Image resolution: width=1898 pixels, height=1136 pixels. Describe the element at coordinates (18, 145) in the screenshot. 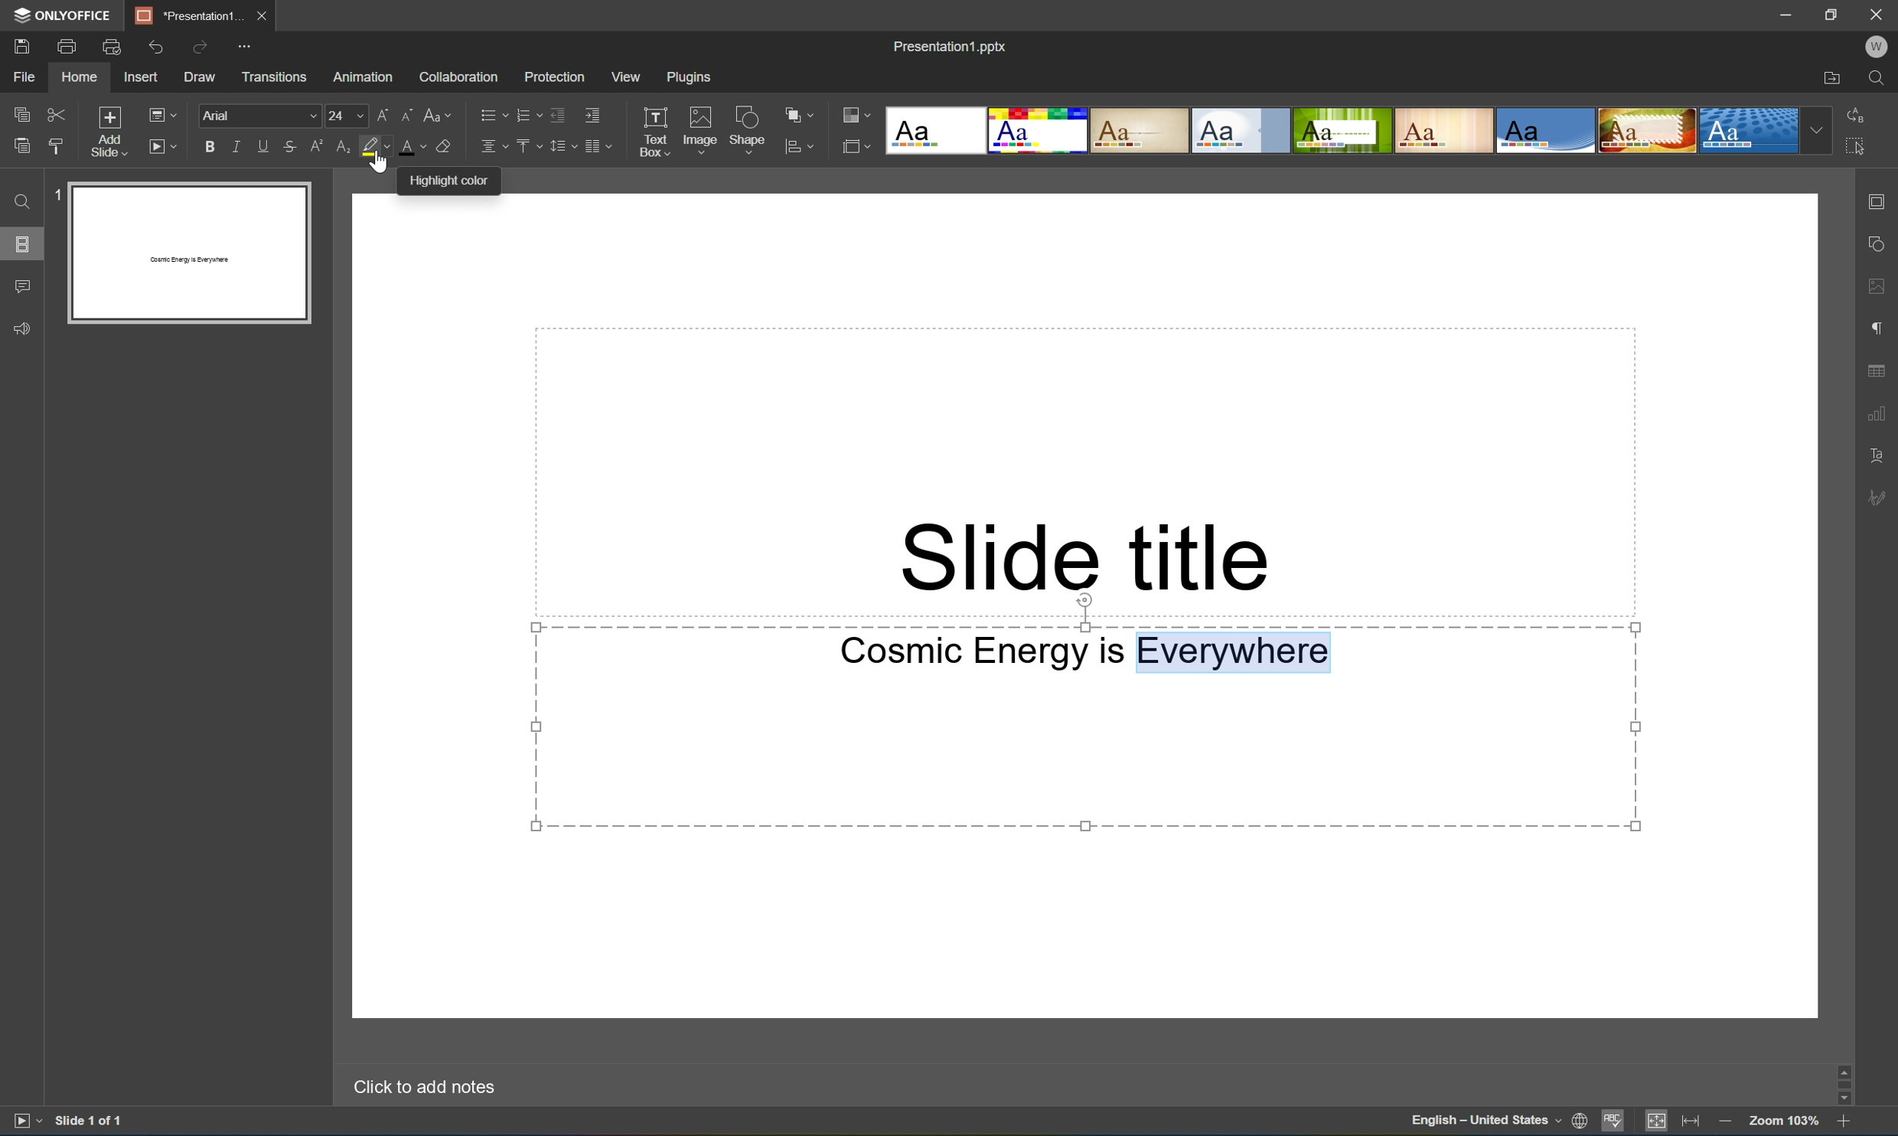

I see `Paste` at that location.